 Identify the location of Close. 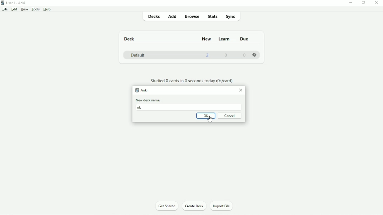
(241, 90).